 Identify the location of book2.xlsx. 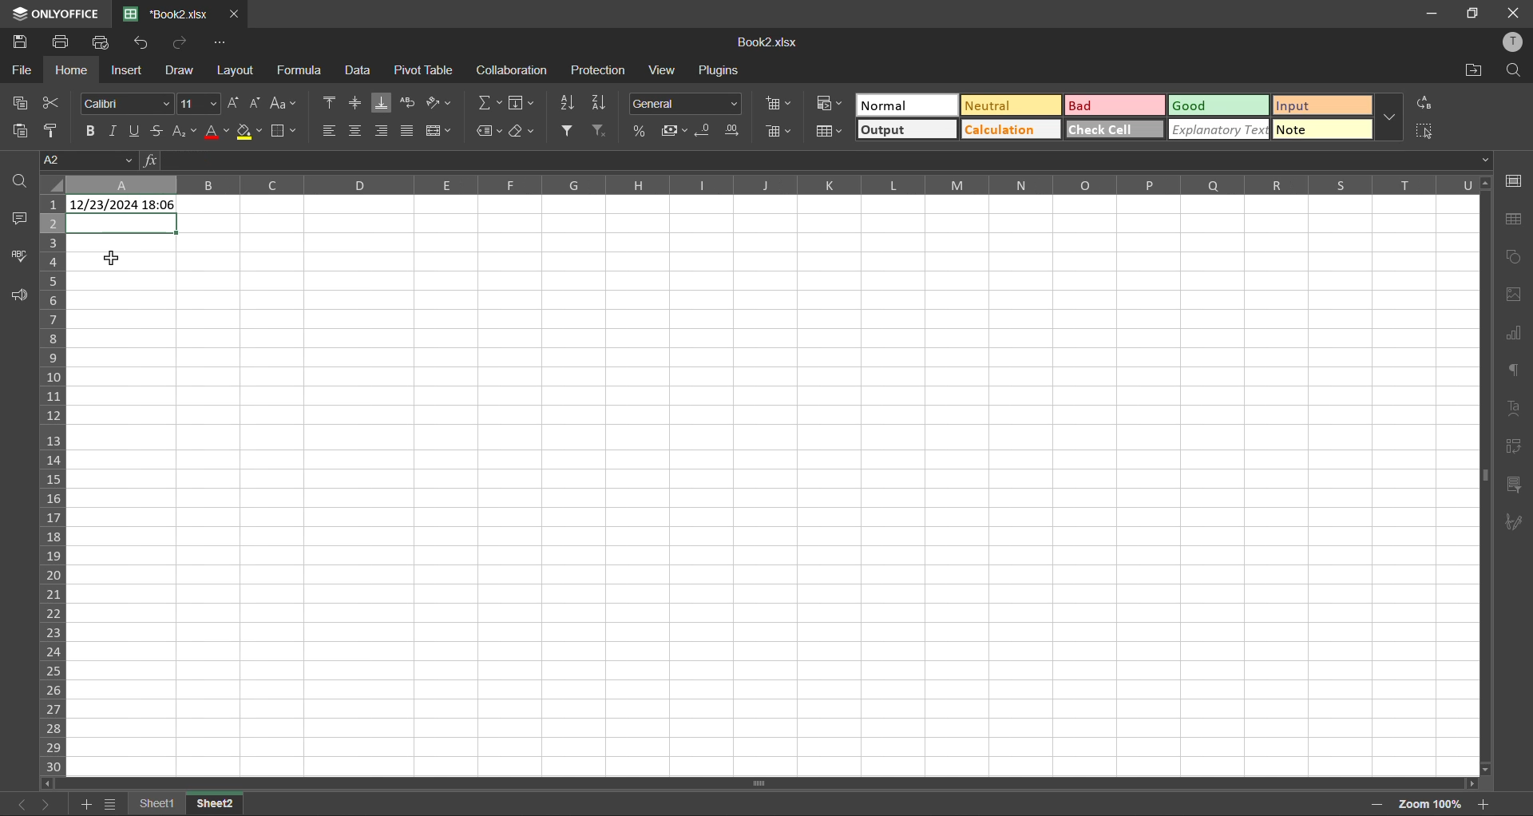
(164, 14).